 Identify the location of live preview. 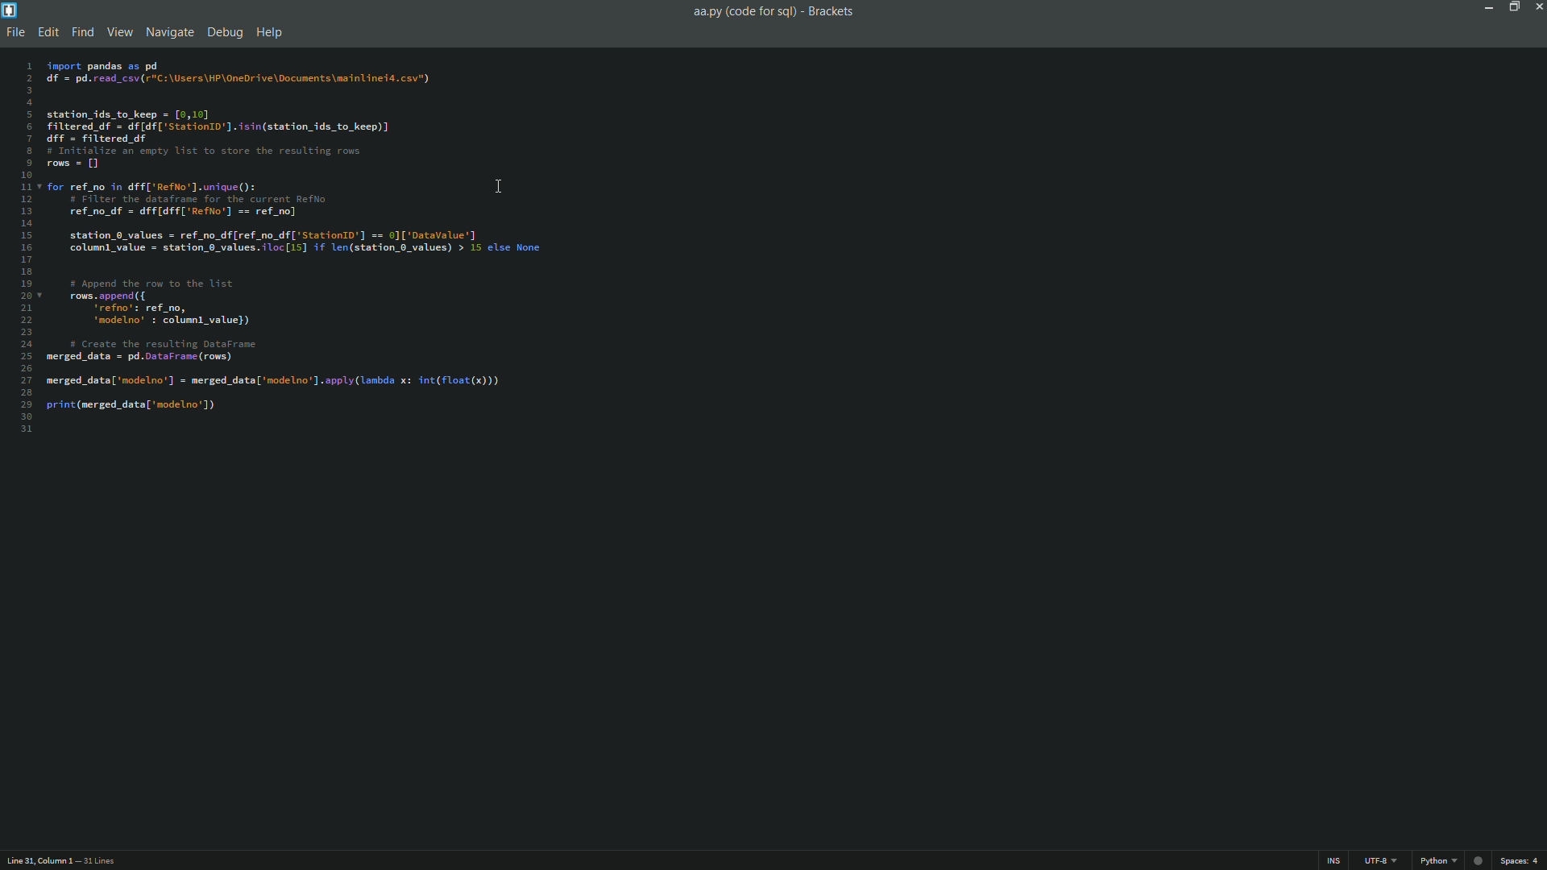
(1533, 66).